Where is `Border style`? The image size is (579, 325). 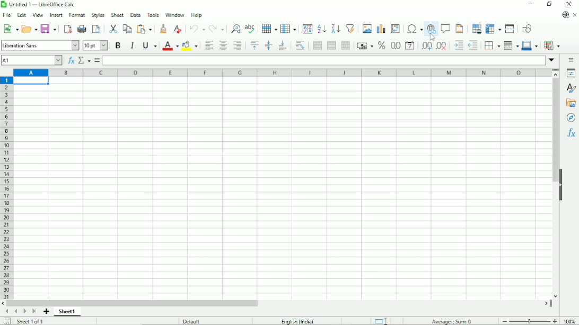
Border style is located at coordinates (511, 46).